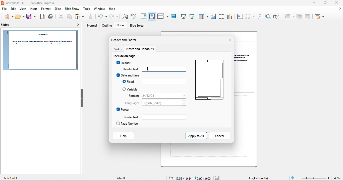  What do you see at coordinates (20, 17) in the screenshot?
I see `open` at bounding box center [20, 17].